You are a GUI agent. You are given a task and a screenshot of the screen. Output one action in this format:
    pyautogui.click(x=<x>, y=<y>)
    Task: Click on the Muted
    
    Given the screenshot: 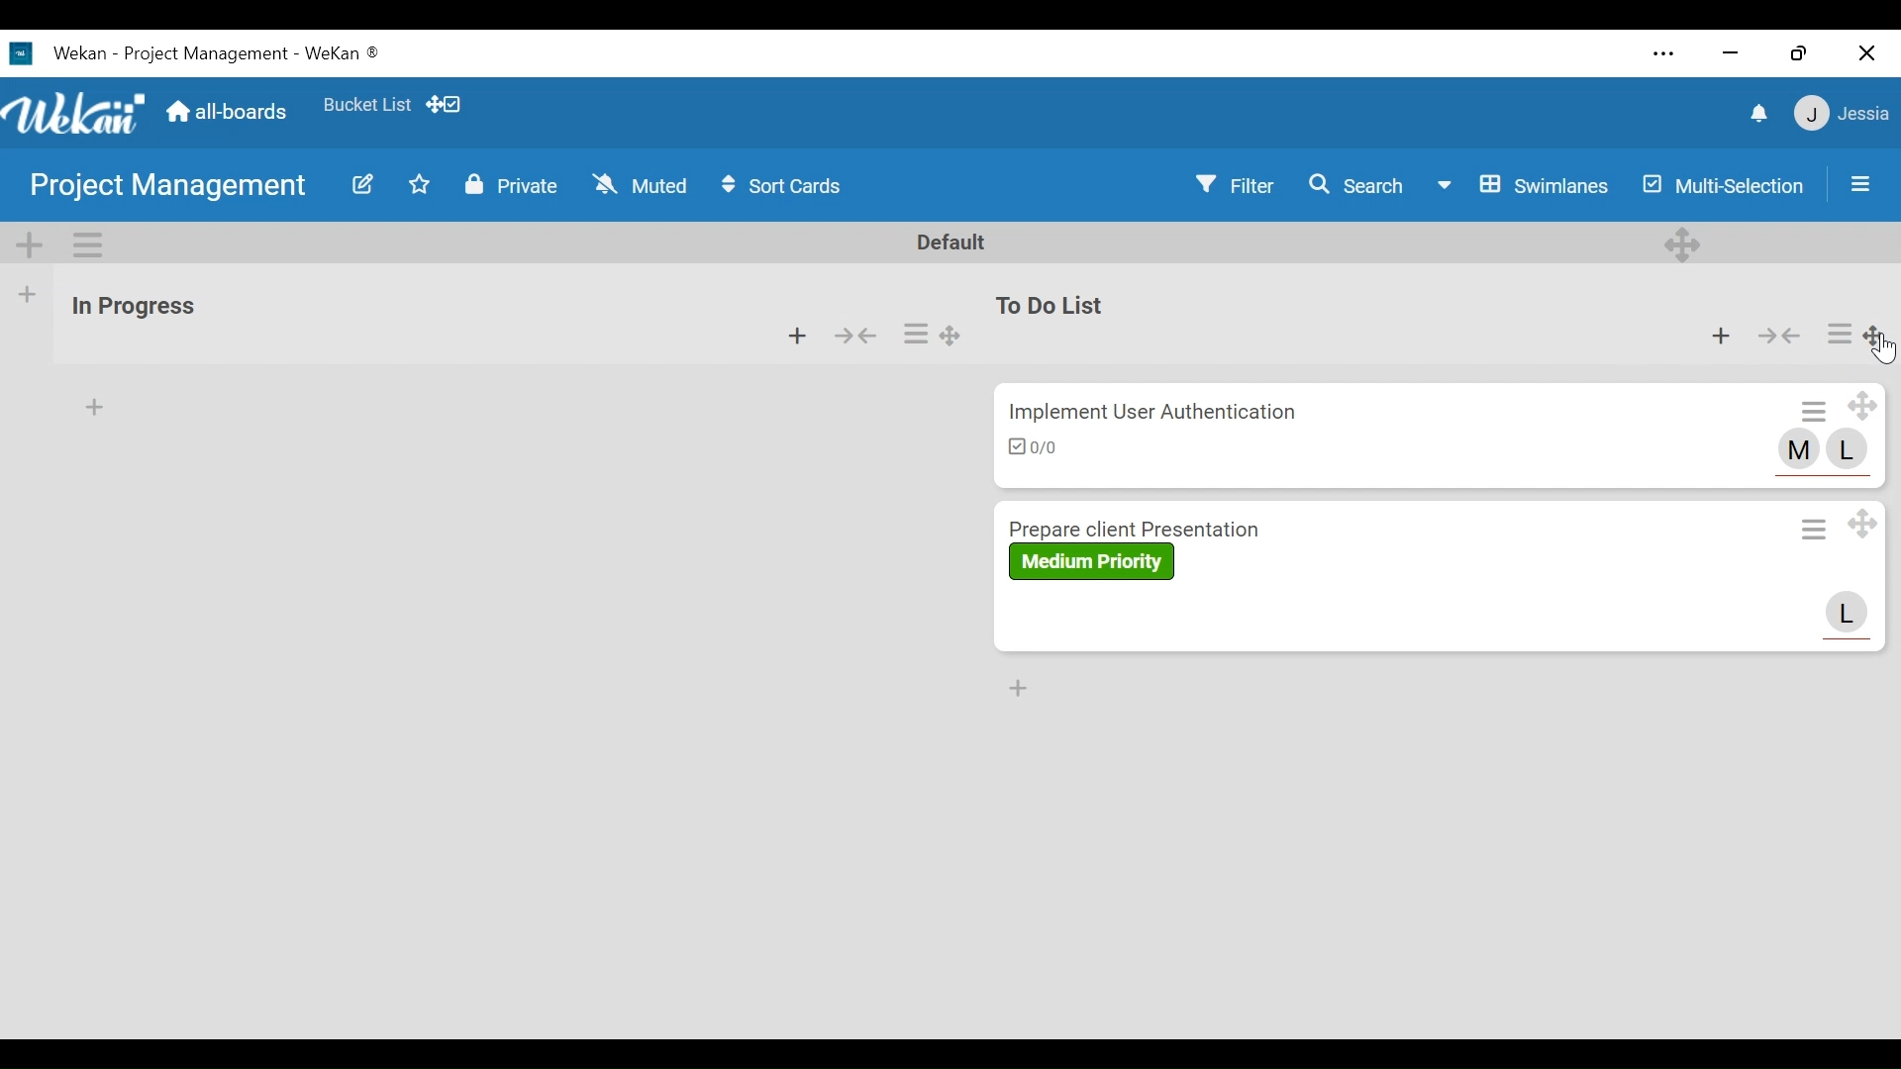 What is the action you would take?
    pyautogui.click(x=644, y=185)
    